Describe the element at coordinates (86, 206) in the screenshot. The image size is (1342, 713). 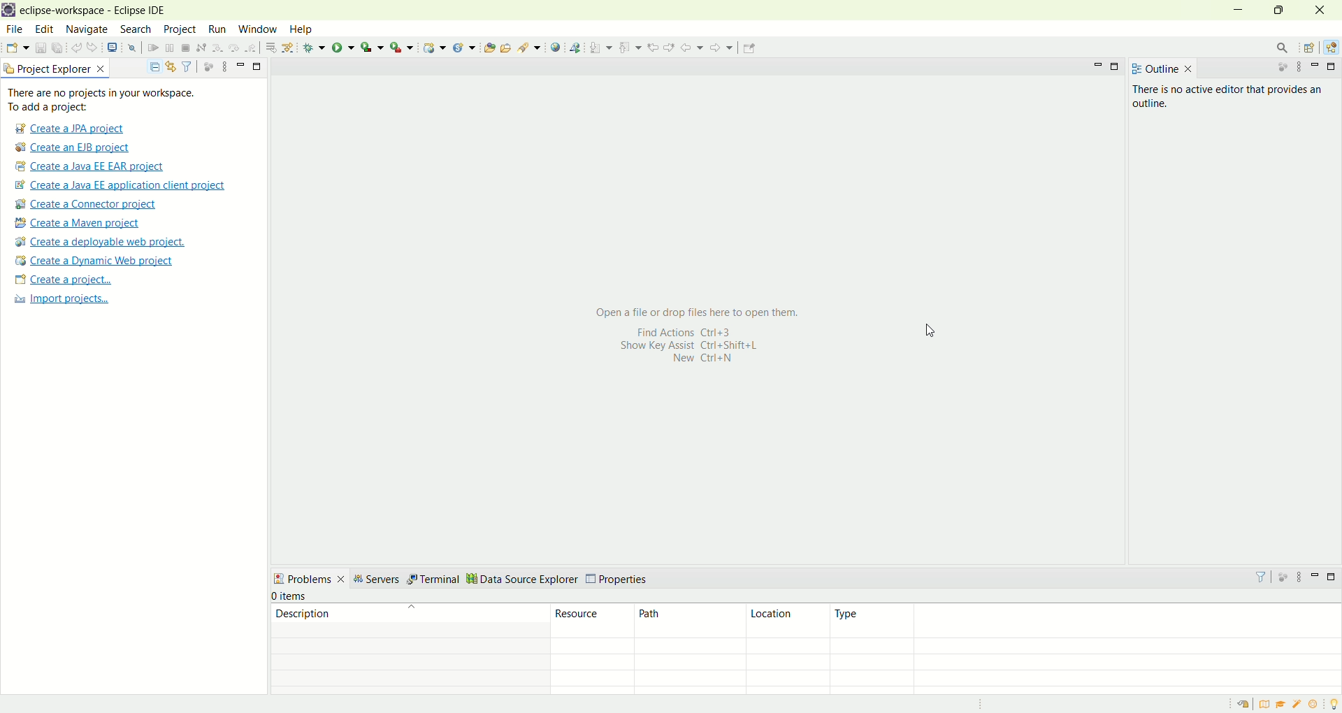
I see `create a connector project` at that location.